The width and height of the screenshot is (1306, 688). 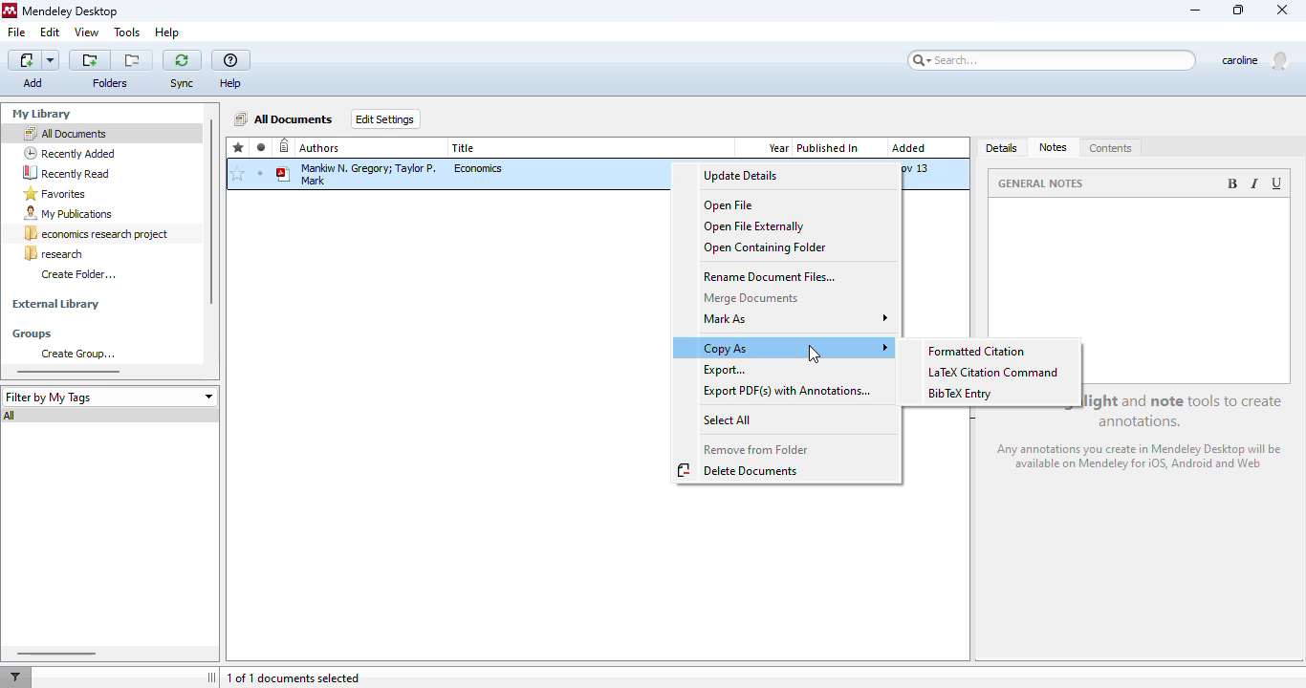 I want to click on maximize, so click(x=1239, y=10).